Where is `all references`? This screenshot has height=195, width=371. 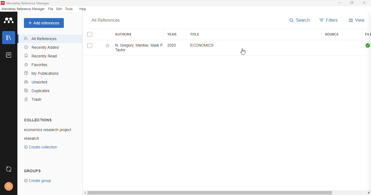 all references is located at coordinates (41, 38).